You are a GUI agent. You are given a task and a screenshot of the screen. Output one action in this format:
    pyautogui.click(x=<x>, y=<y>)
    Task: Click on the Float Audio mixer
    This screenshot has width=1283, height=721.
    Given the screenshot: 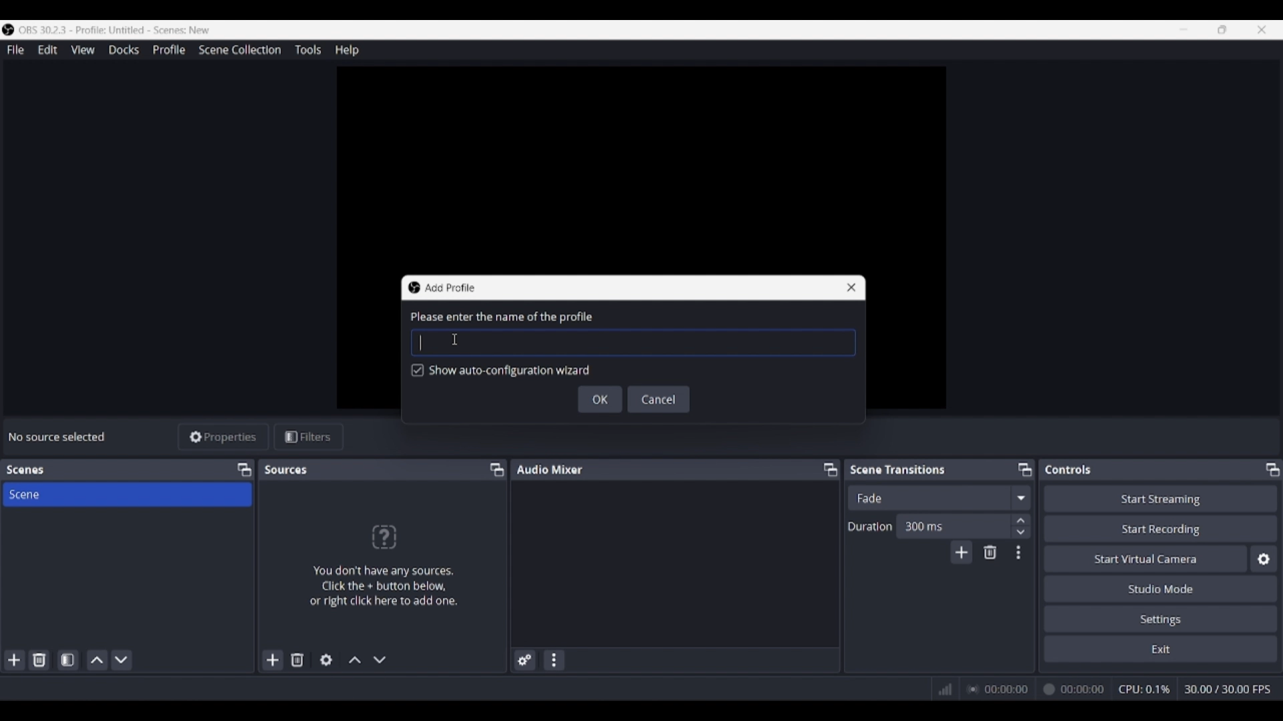 What is the action you would take?
    pyautogui.click(x=830, y=469)
    